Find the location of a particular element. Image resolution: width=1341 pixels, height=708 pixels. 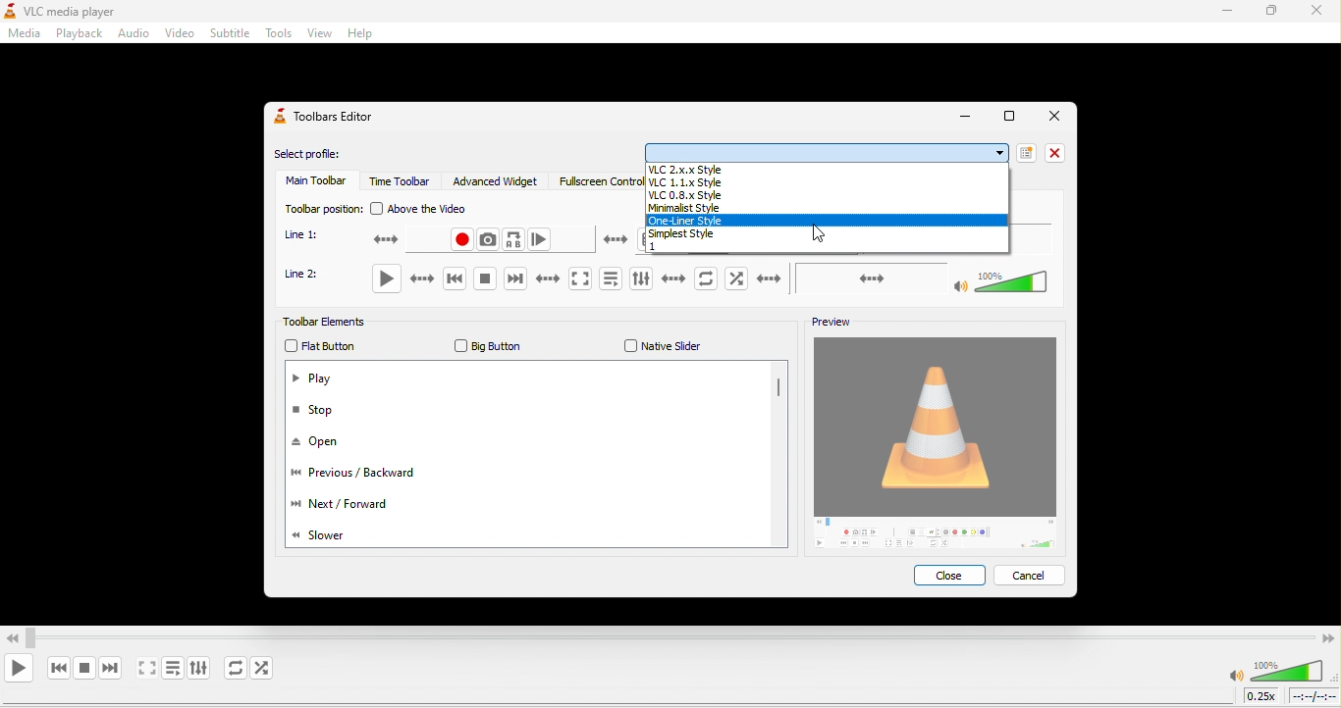

loop from point a to point b is located at coordinates (515, 239).